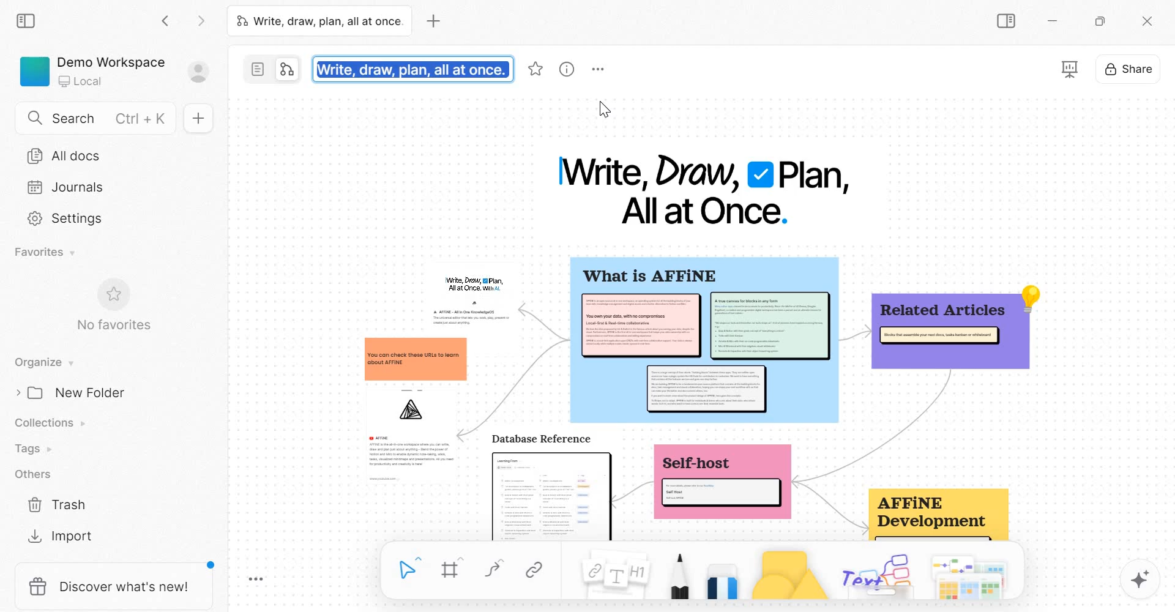 The height and width of the screenshot is (612, 1175). I want to click on Frame, so click(450, 570).